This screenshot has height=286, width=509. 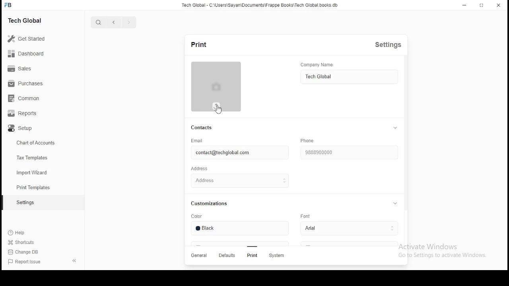 What do you see at coordinates (202, 169) in the screenshot?
I see `‘Address` at bounding box center [202, 169].